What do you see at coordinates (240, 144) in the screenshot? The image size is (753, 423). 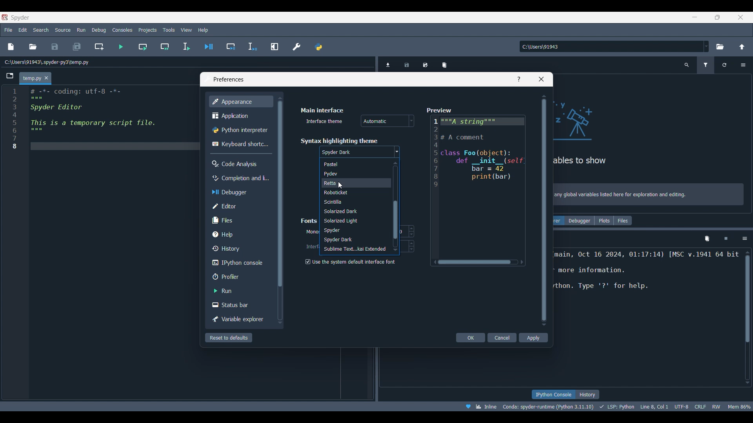 I see `Keyboard shortcut` at bounding box center [240, 144].